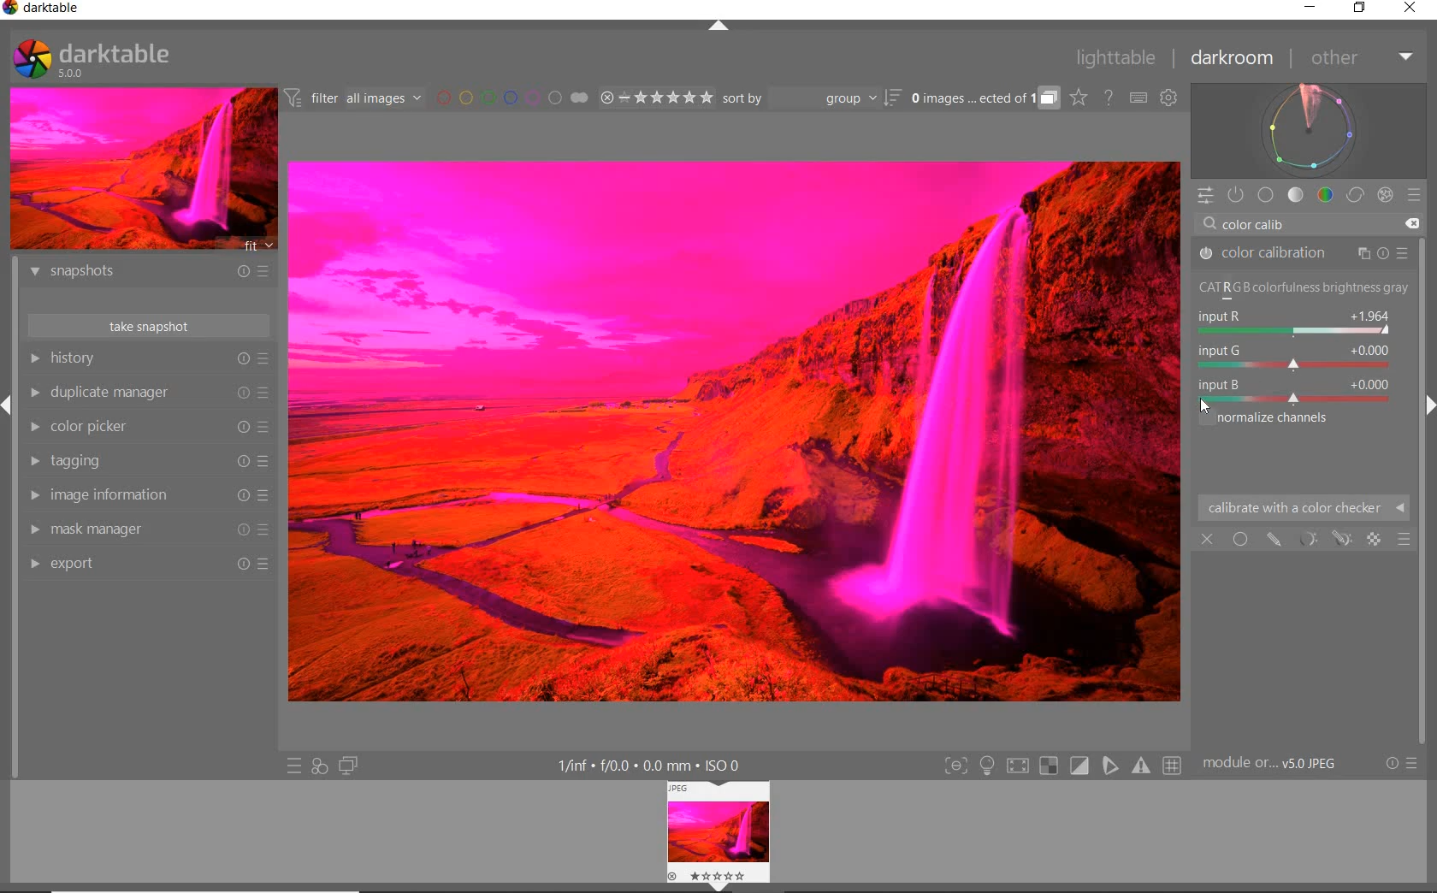 The width and height of the screenshot is (1437, 893). I want to click on NORMALIZE CHANNELS, so click(1302, 290).